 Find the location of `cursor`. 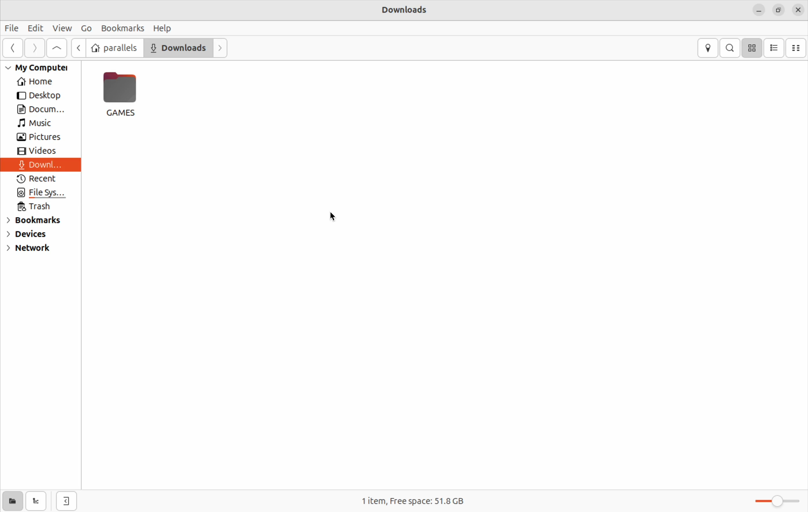

cursor is located at coordinates (339, 217).